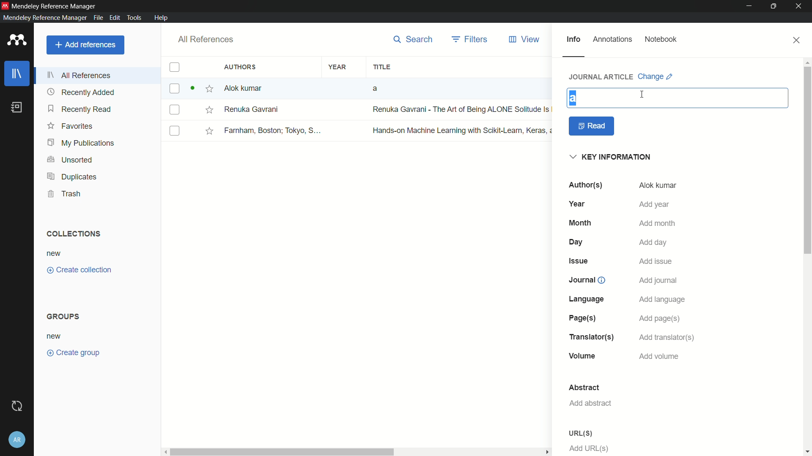  What do you see at coordinates (592, 126) in the screenshot?
I see `read` at bounding box center [592, 126].